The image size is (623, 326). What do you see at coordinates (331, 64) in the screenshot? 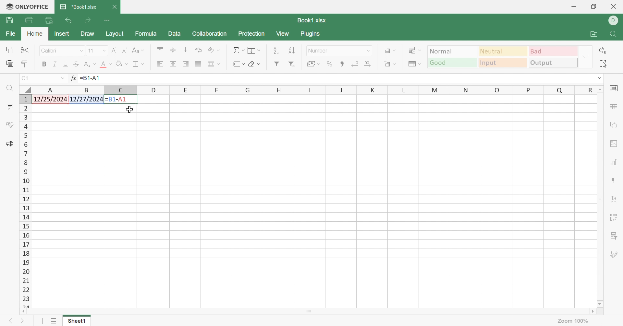
I see `Percent style` at bounding box center [331, 64].